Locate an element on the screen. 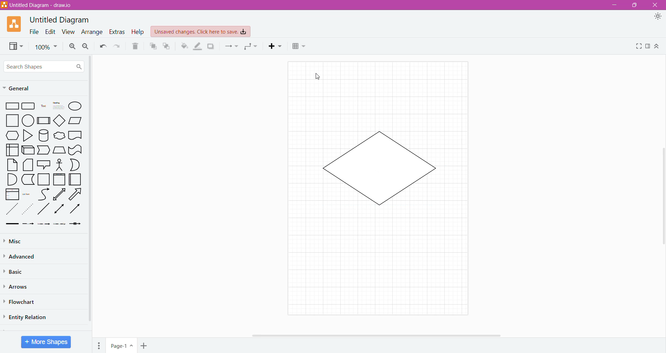  Edit is located at coordinates (49, 31).